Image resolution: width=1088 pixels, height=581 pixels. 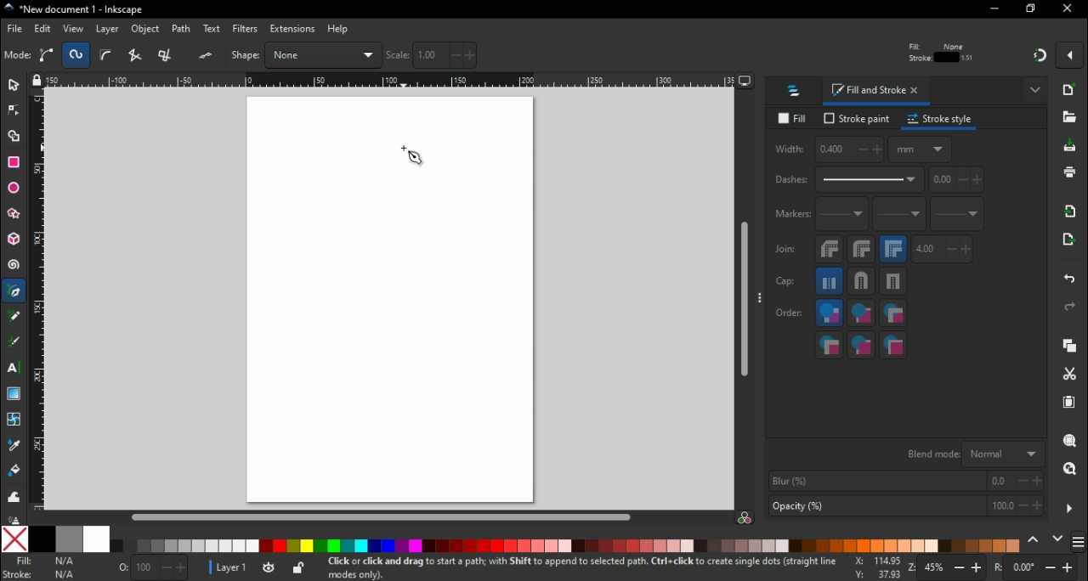 What do you see at coordinates (830, 284) in the screenshot?
I see `butt` at bounding box center [830, 284].